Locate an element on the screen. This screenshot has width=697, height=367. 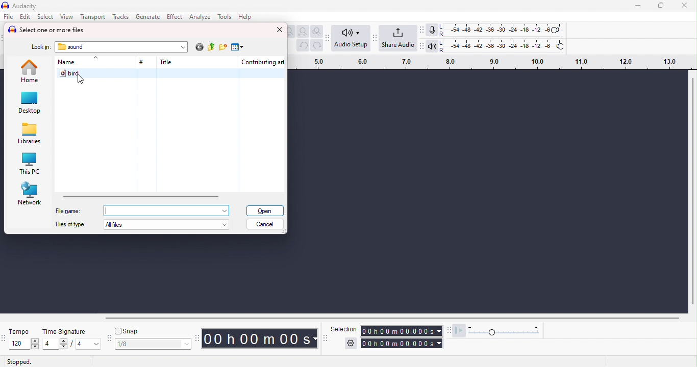
file is located at coordinates (9, 16).